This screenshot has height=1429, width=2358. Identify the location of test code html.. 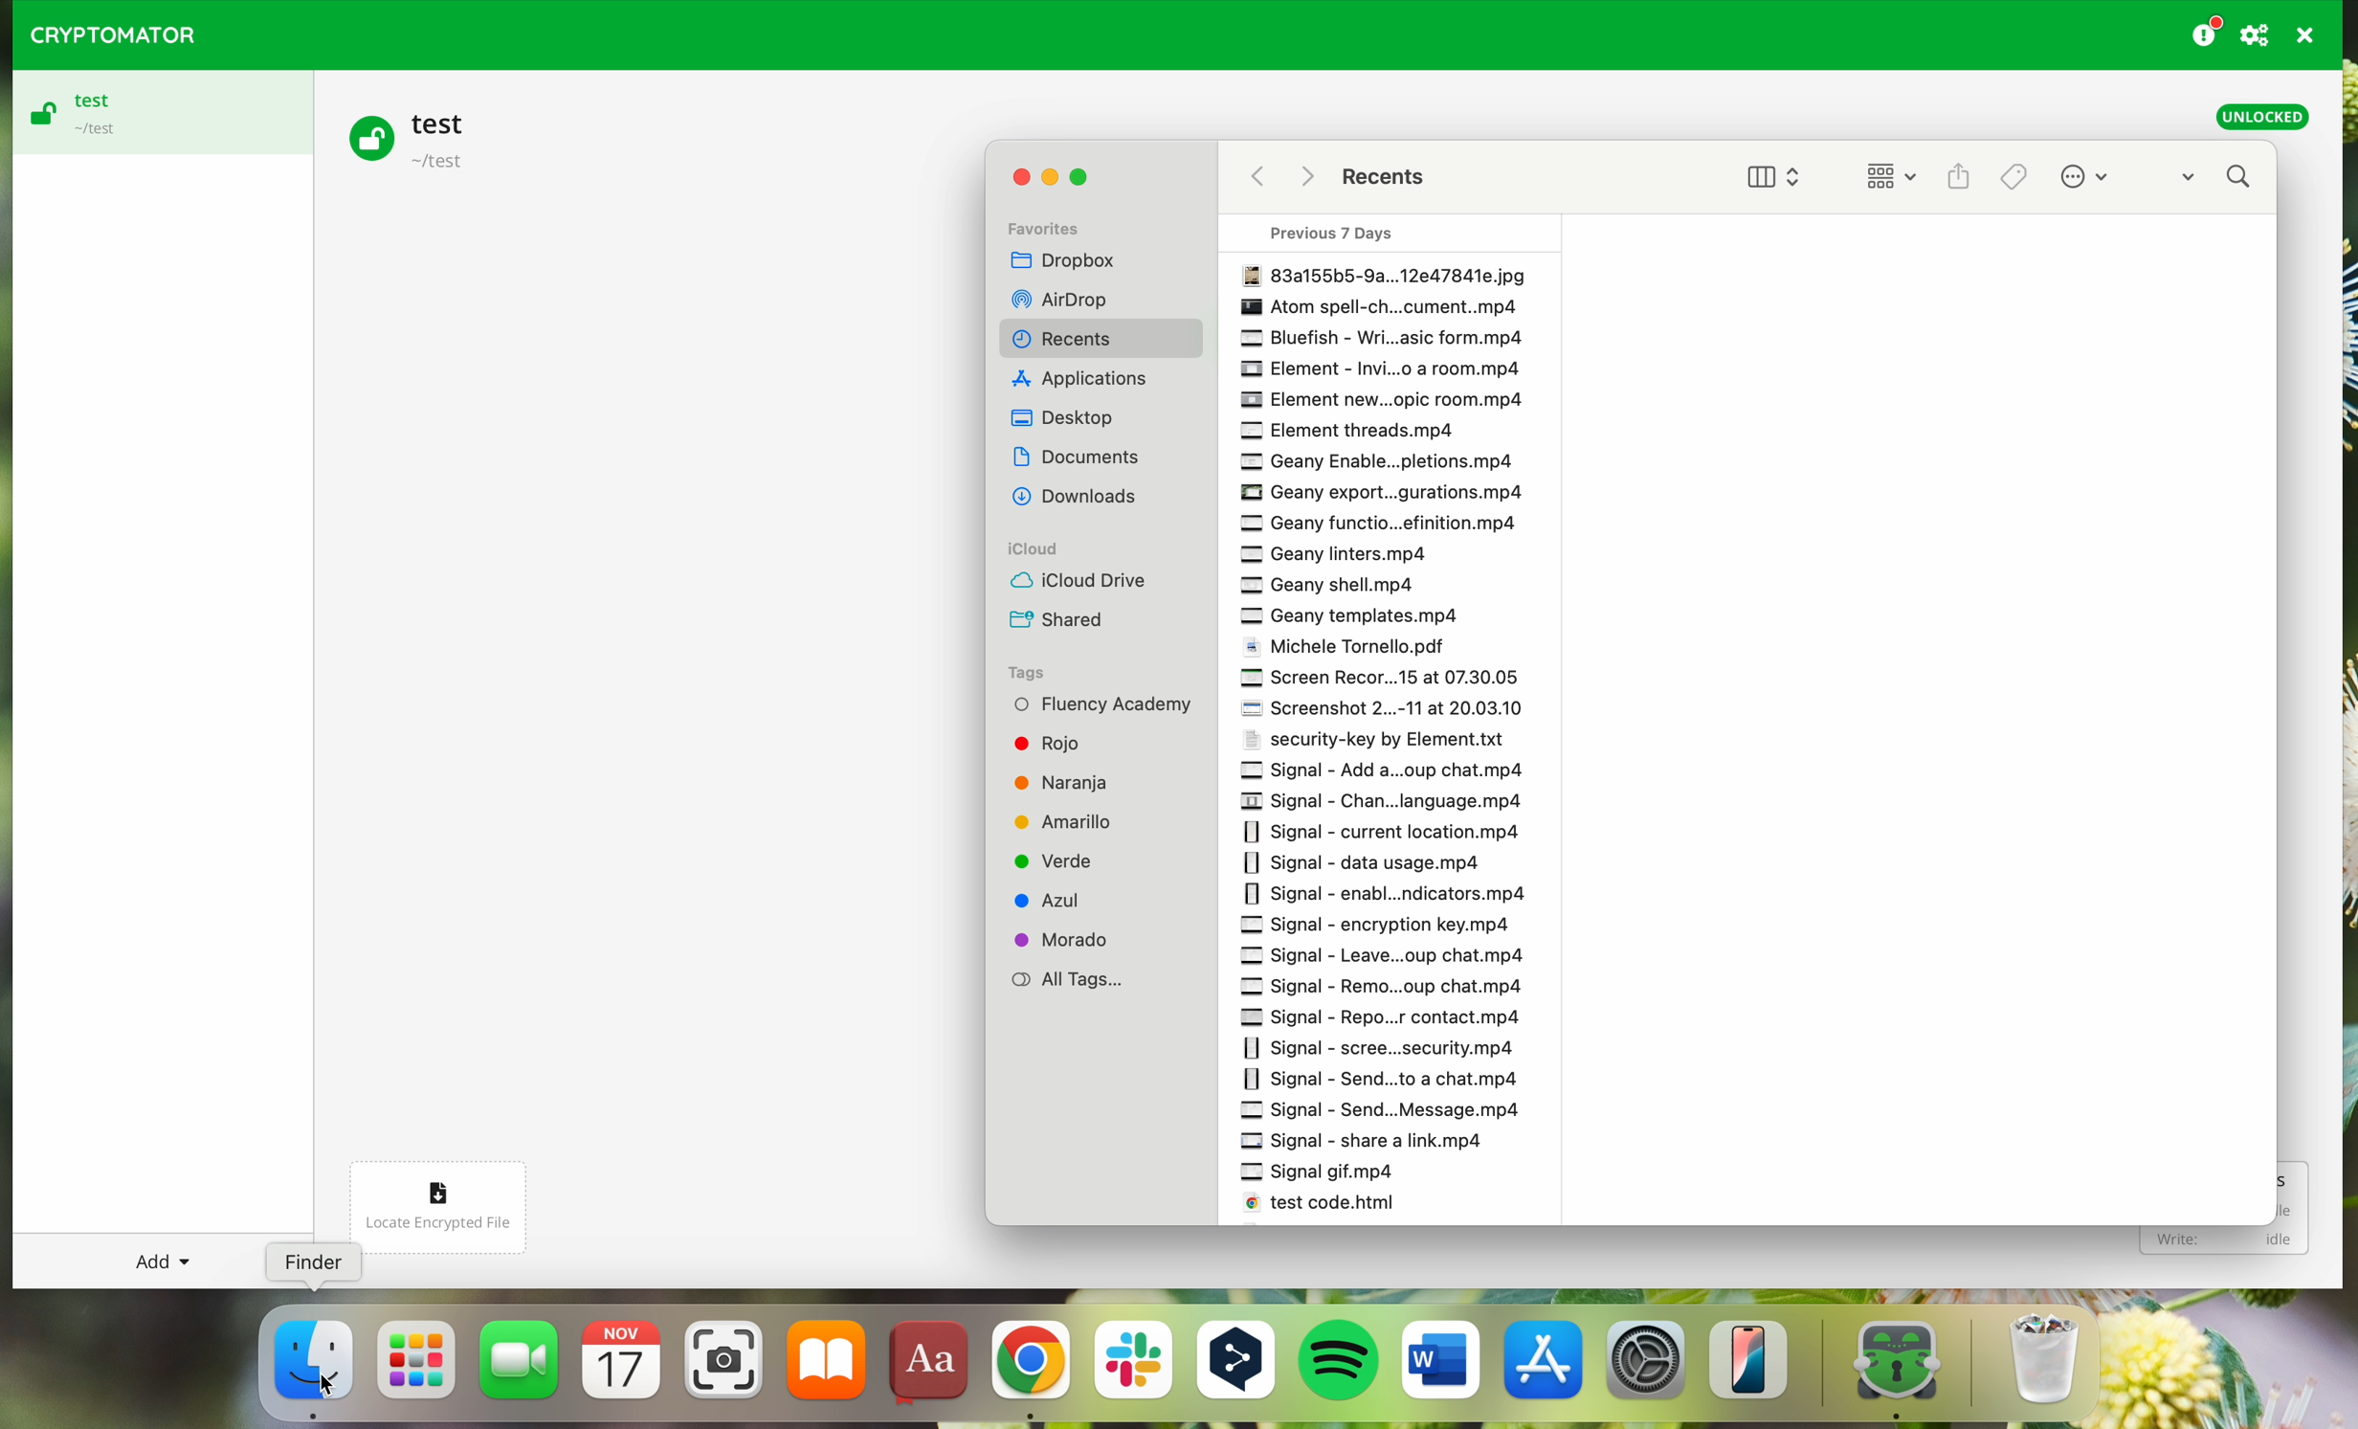
(1337, 1207).